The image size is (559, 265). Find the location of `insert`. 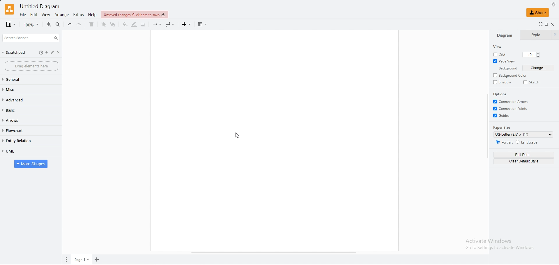

insert is located at coordinates (187, 25).